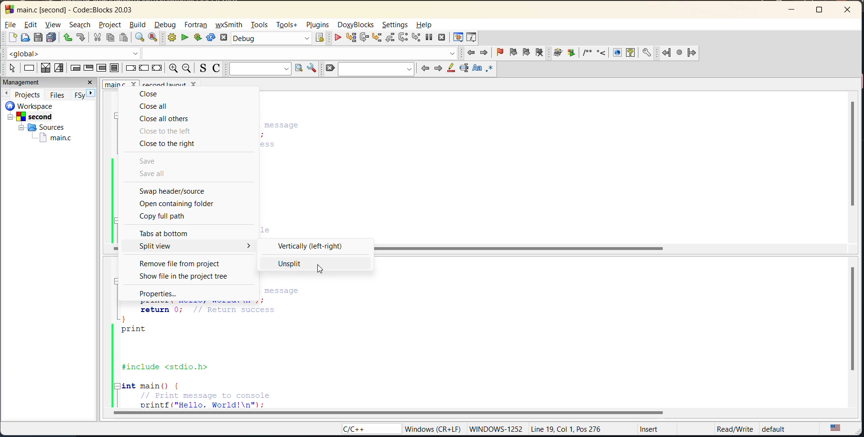  What do you see at coordinates (184, 264) in the screenshot?
I see `remove file from project` at bounding box center [184, 264].